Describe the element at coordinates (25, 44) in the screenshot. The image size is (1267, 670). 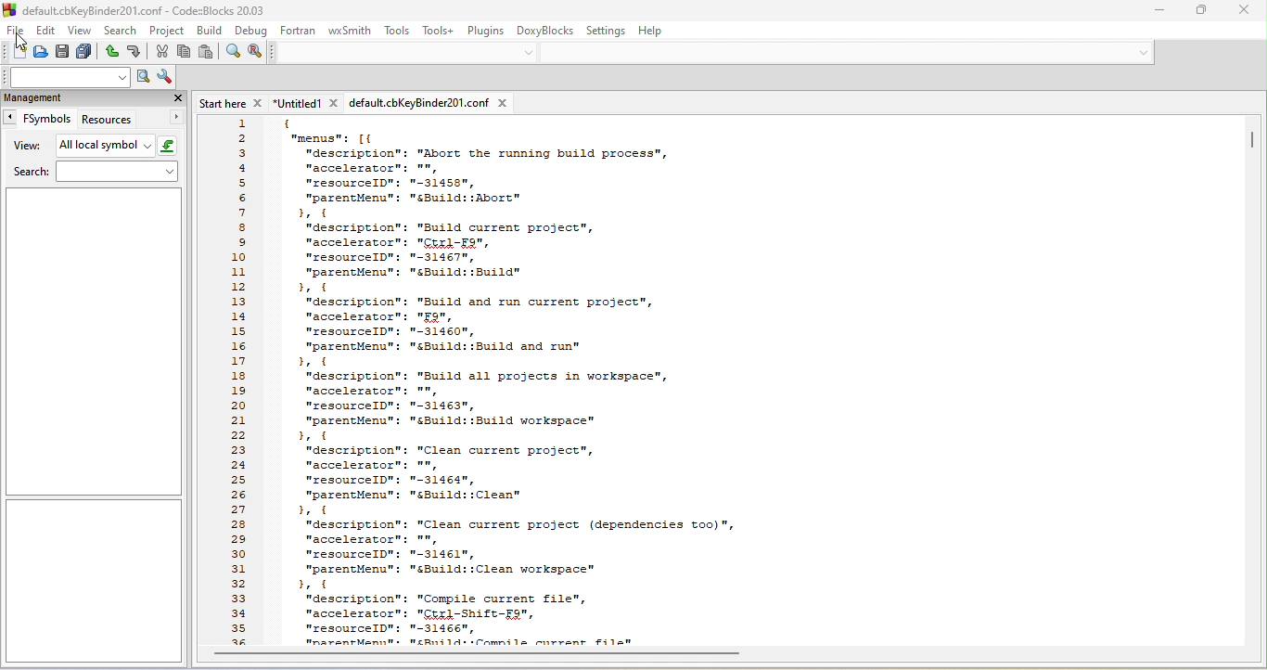
I see `cursor` at that location.